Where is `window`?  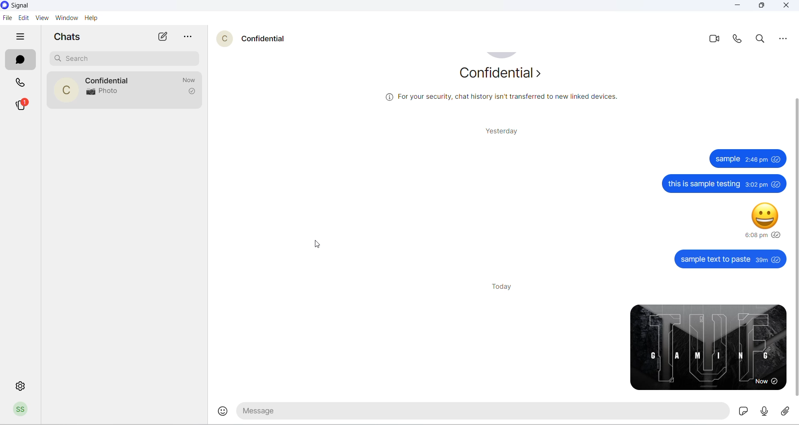 window is located at coordinates (66, 18).